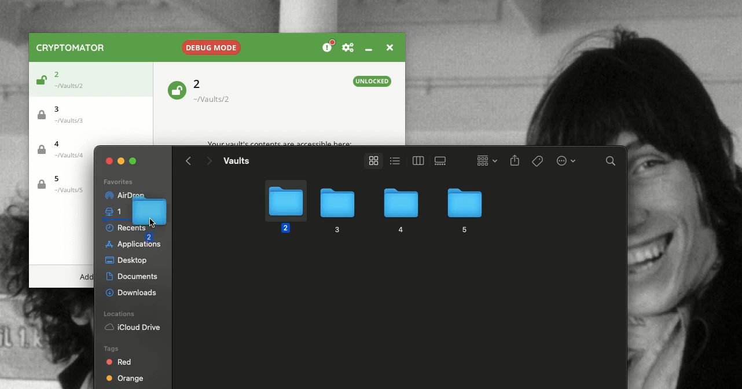  What do you see at coordinates (66, 113) in the screenshot?
I see `Vault 3` at bounding box center [66, 113].